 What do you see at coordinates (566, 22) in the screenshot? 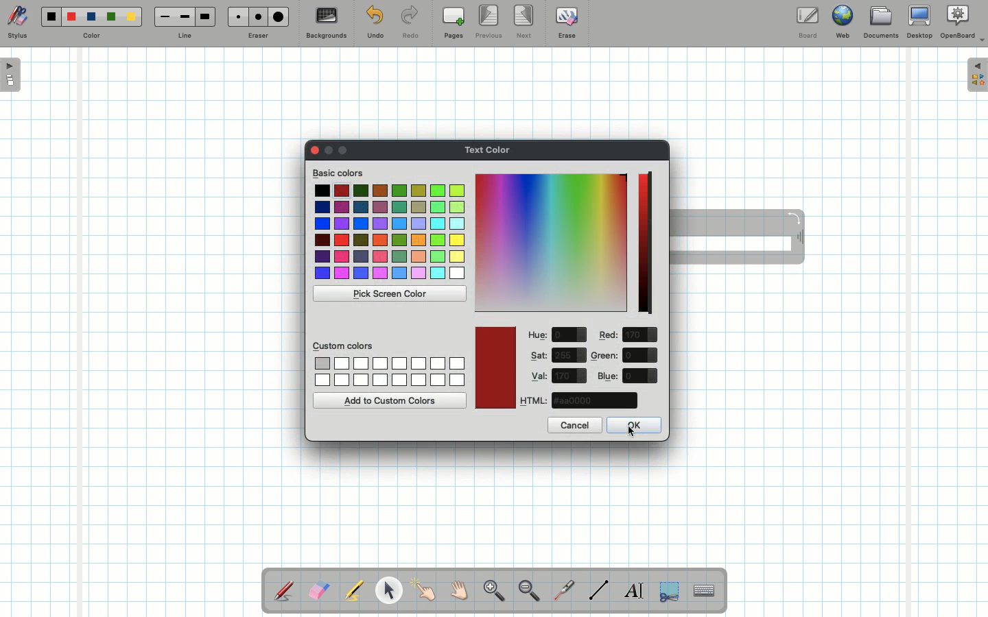
I see `Erase` at bounding box center [566, 22].